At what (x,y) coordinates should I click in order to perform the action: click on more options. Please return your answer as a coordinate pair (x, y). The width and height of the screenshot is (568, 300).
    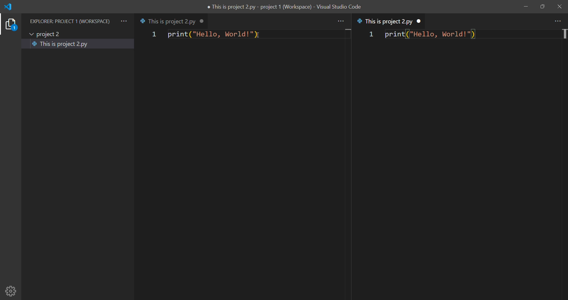
    Looking at the image, I should click on (340, 21).